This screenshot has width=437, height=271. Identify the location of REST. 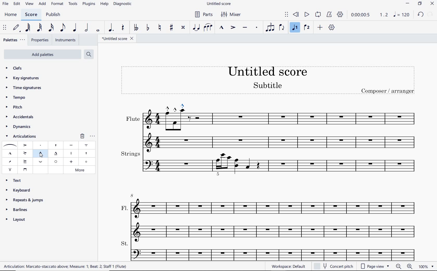
(123, 28).